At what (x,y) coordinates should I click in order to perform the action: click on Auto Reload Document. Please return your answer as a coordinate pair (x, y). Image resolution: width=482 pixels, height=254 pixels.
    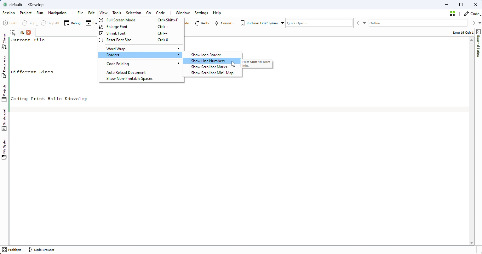
    Looking at the image, I should click on (137, 72).